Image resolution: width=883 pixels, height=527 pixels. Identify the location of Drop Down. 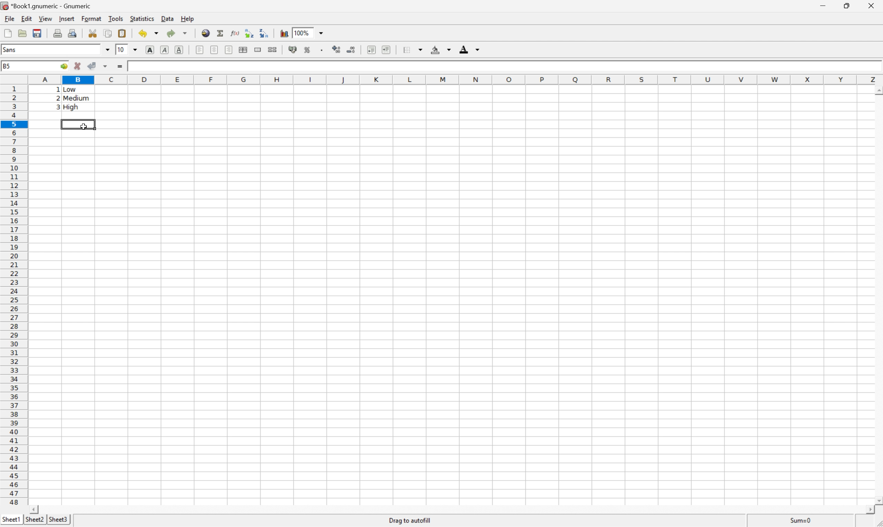
(135, 50).